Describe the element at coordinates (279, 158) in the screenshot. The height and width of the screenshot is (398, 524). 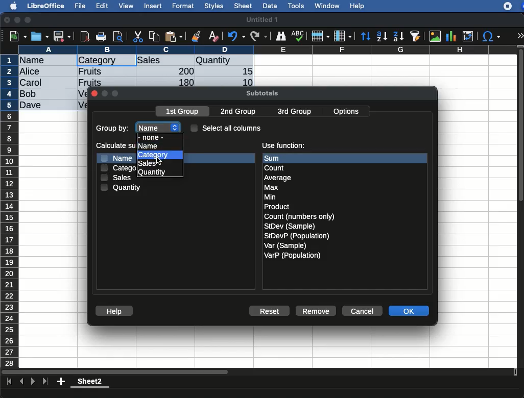
I see `Sum` at that location.